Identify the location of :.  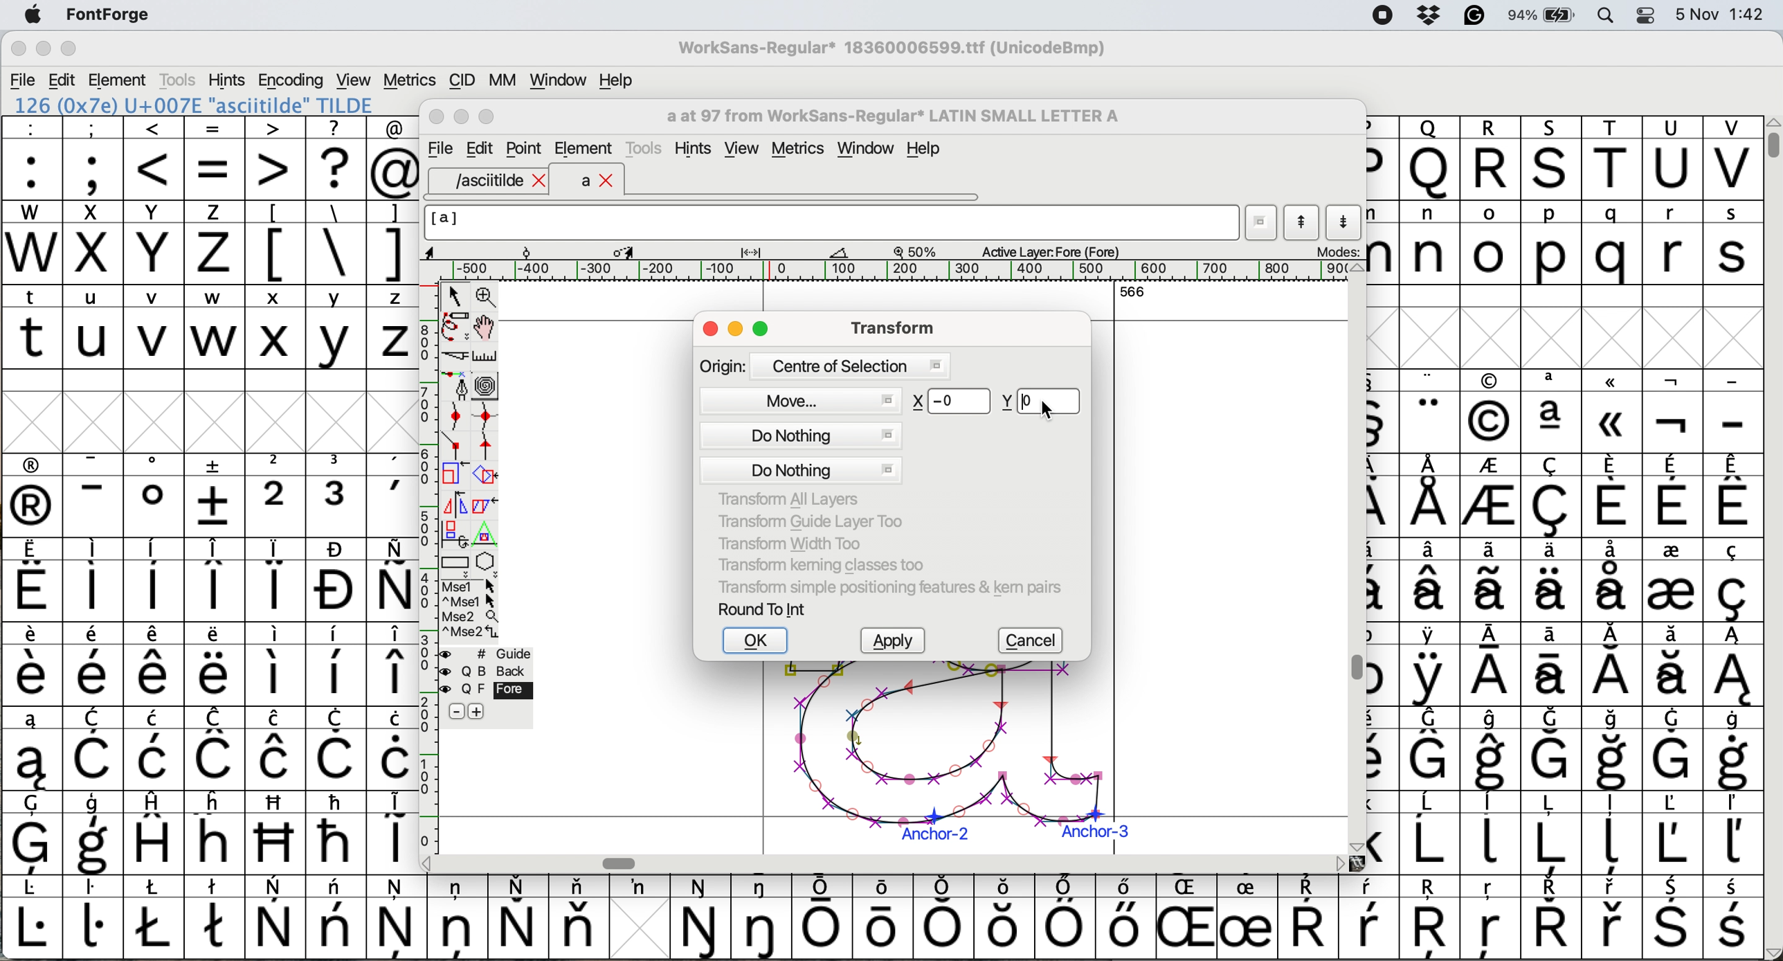
(33, 159).